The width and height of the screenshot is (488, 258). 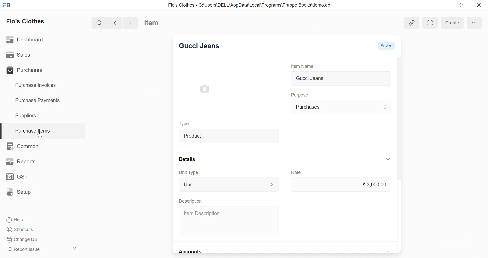 What do you see at coordinates (190, 201) in the screenshot?
I see `Description` at bounding box center [190, 201].